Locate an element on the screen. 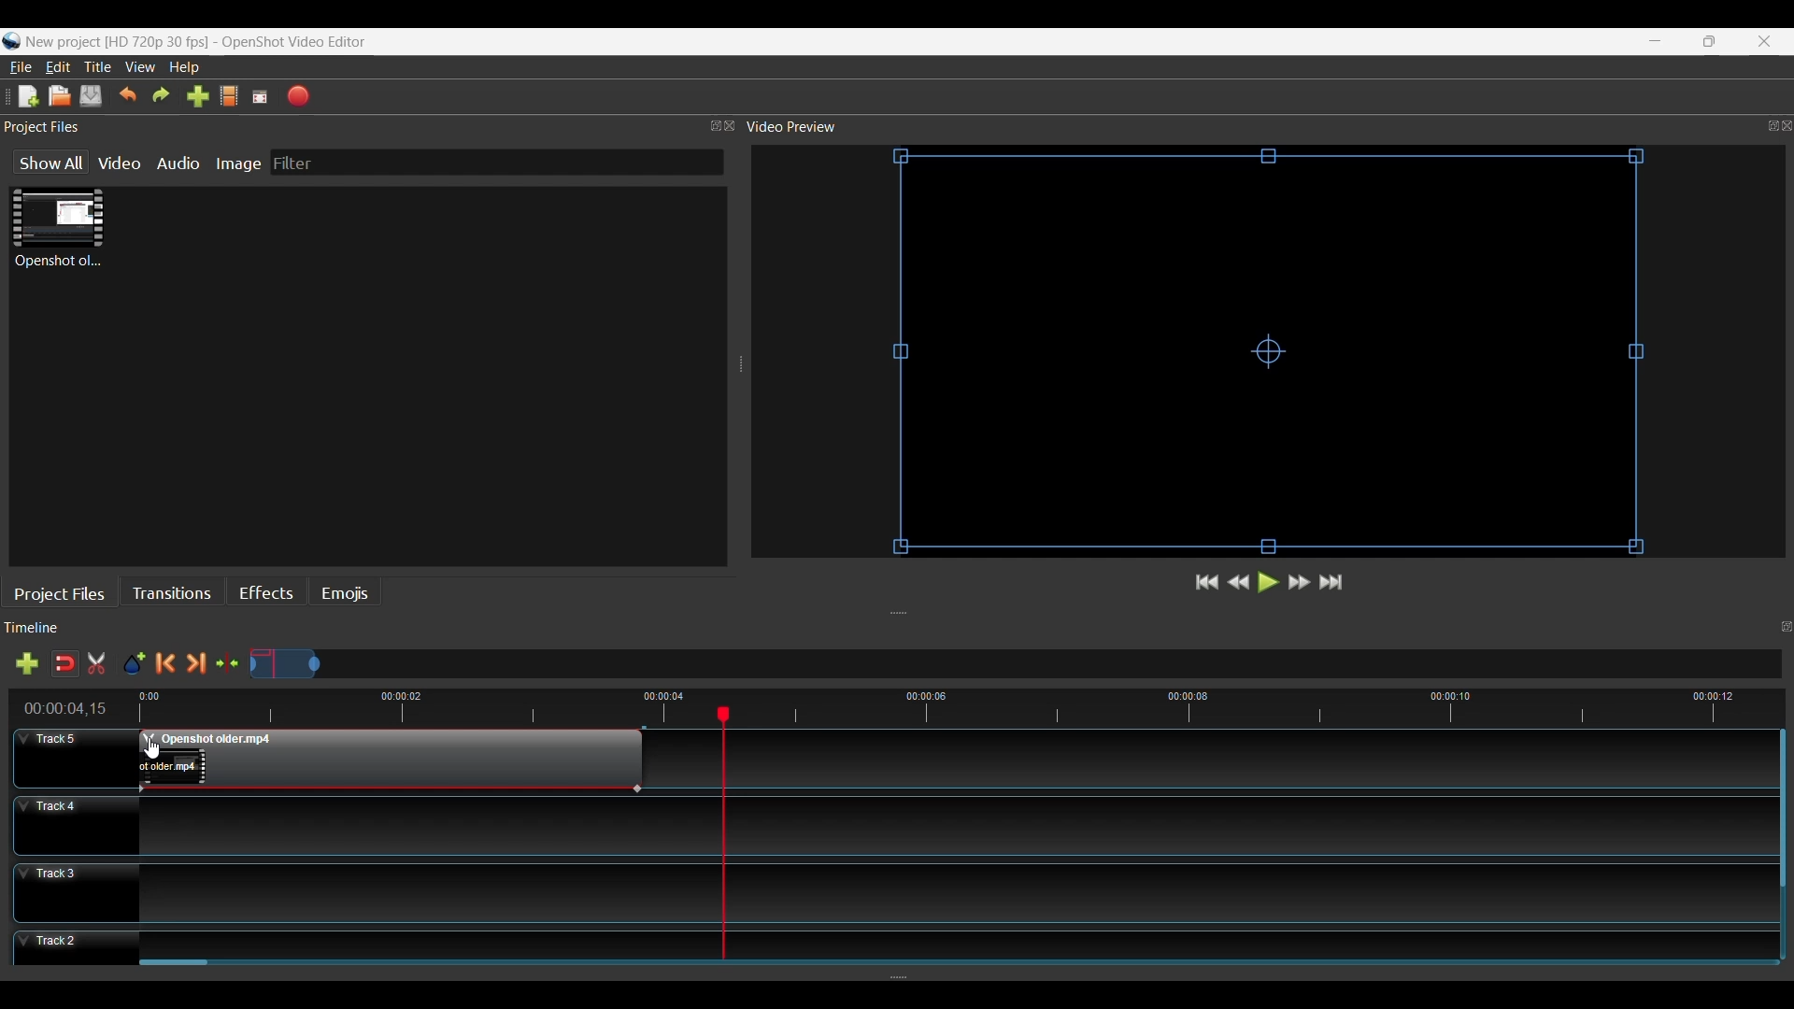 Image resolution: width=1794 pixels, height=1009 pixels. Image is located at coordinates (242, 163).